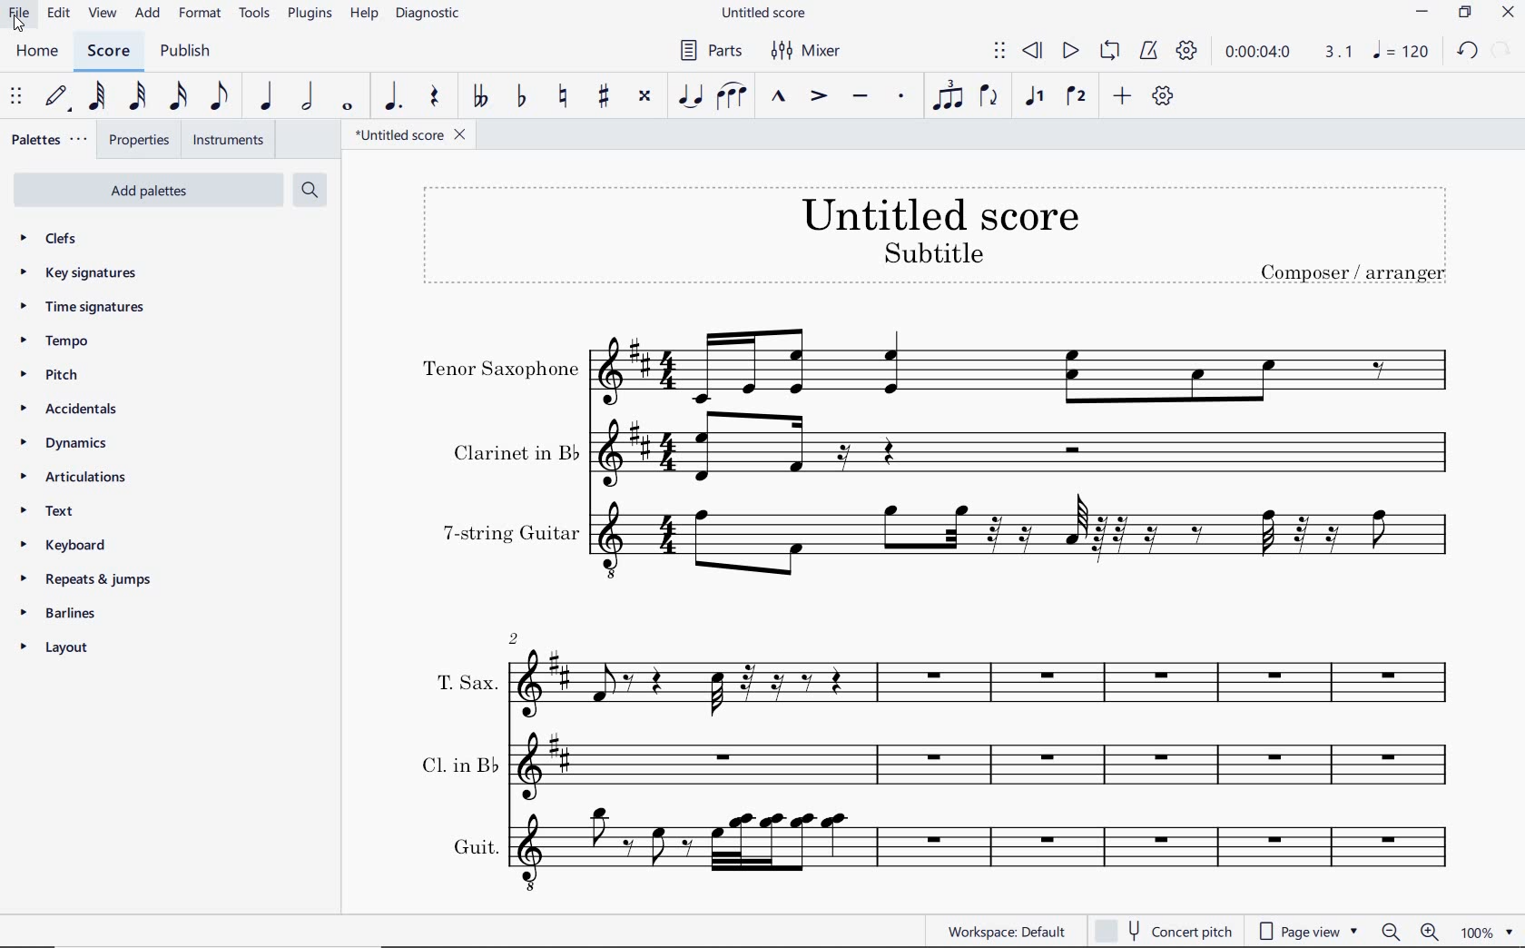 Image resolution: width=1525 pixels, height=948 pixels. Describe the element at coordinates (902, 99) in the screenshot. I see `STACCATO` at that location.